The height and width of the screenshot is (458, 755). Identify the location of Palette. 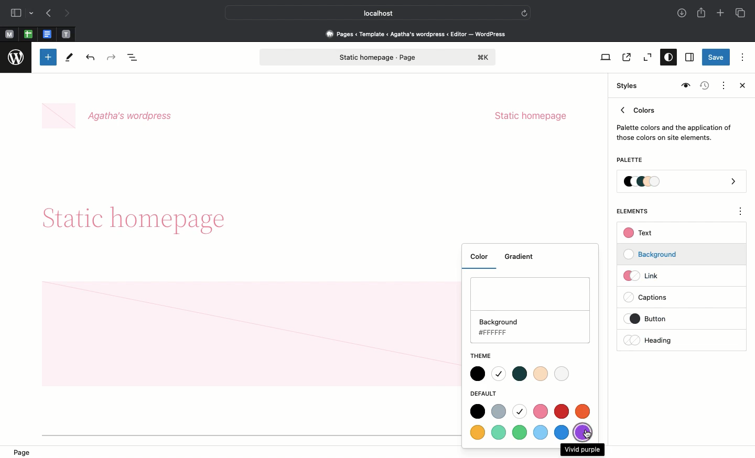
(629, 161).